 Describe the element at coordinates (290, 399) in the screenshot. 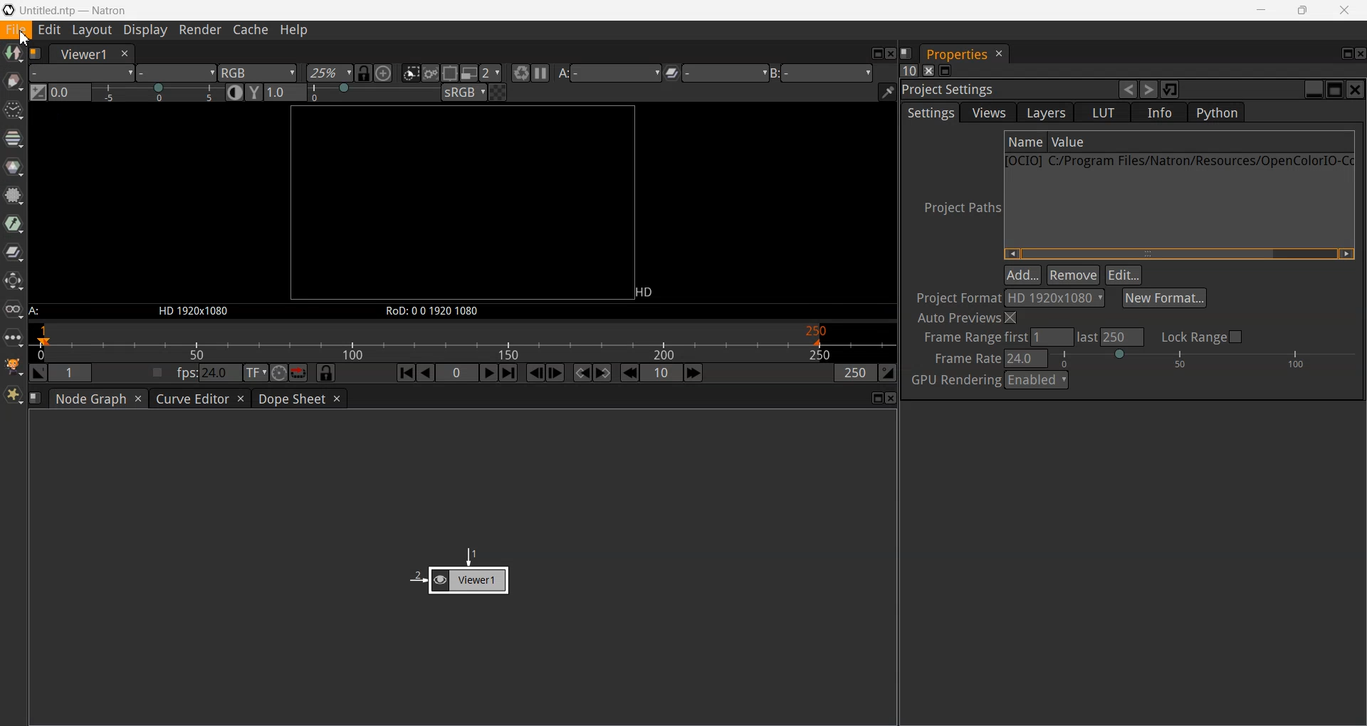

I see `Dope Sheet` at that location.